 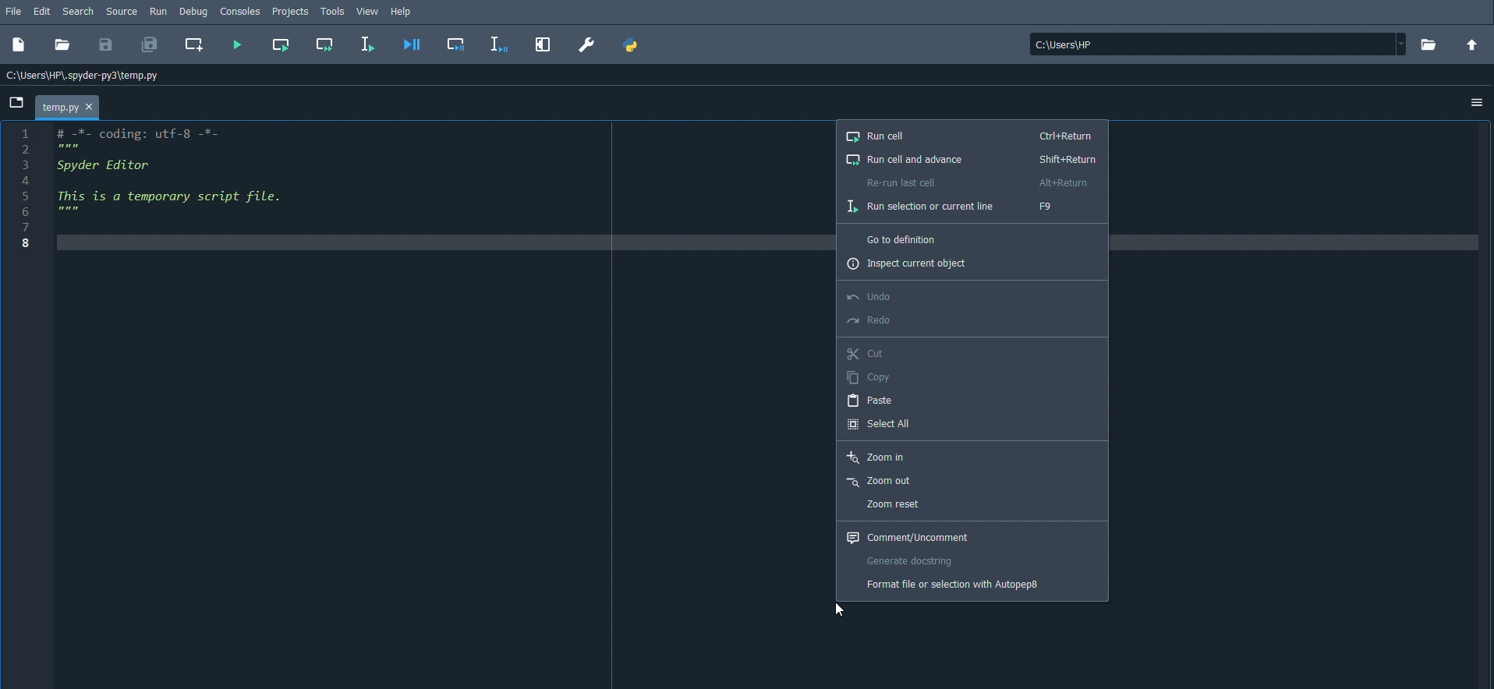 What do you see at coordinates (204, 185) in the screenshot?
I see `Spyder Editor This is a temporary script file` at bounding box center [204, 185].